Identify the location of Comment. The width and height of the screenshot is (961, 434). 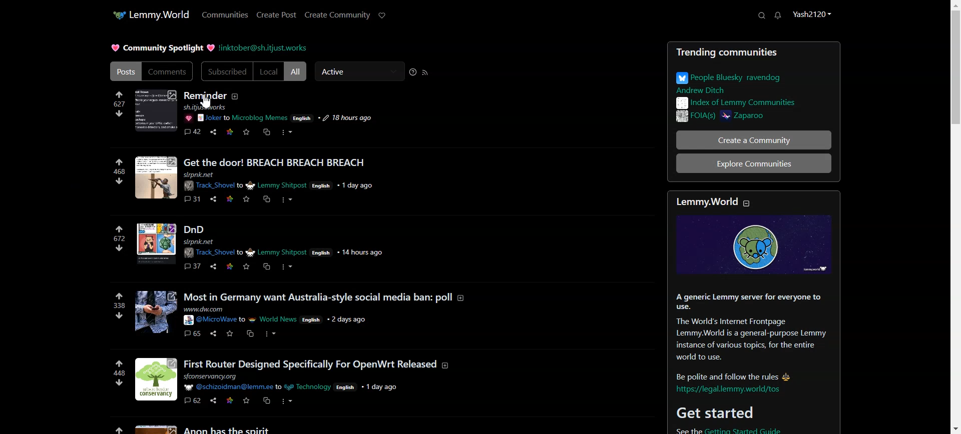
(192, 131).